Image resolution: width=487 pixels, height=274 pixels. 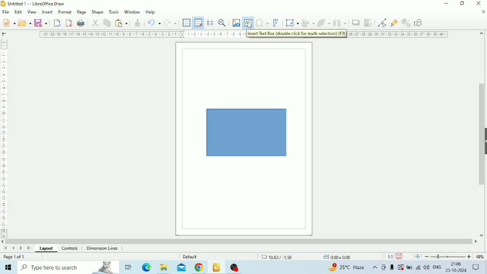 I want to click on Help, so click(x=151, y=12).